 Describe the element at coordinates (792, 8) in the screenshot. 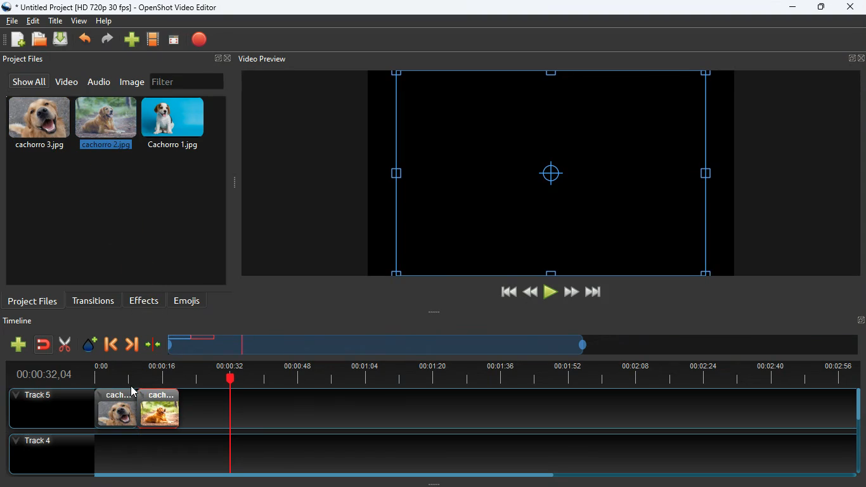

I see `minimize` at that location.